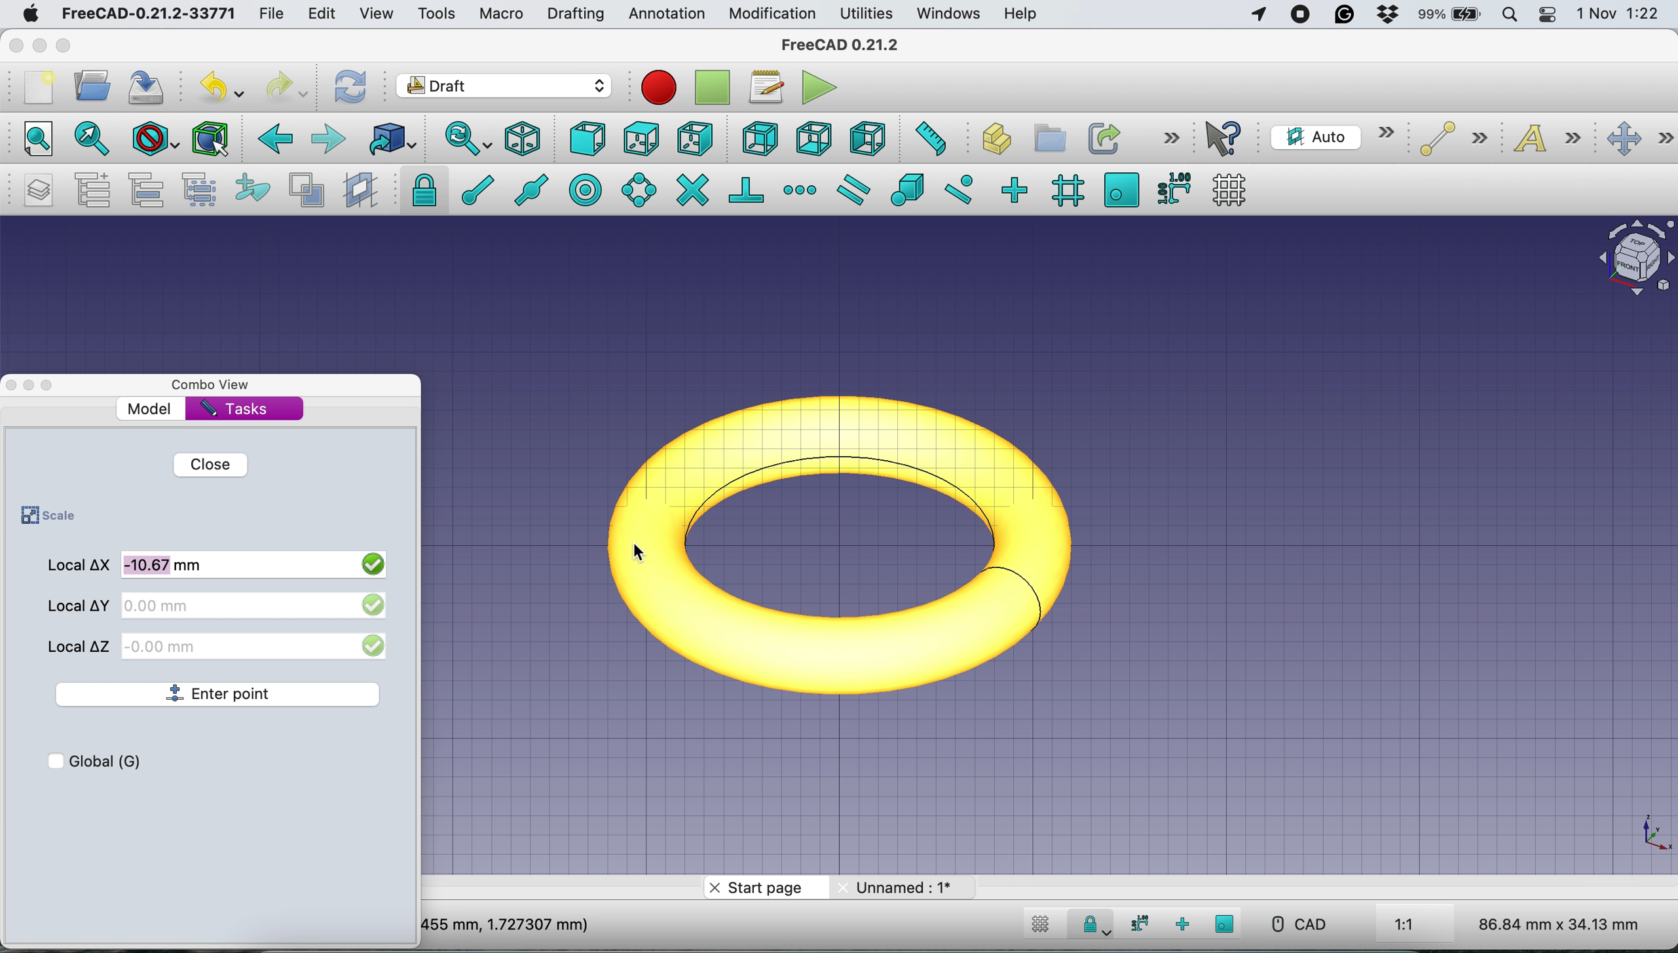 This screenshot has width=1678, height=953. I want to click on toggle grid, so click(1041, 927).